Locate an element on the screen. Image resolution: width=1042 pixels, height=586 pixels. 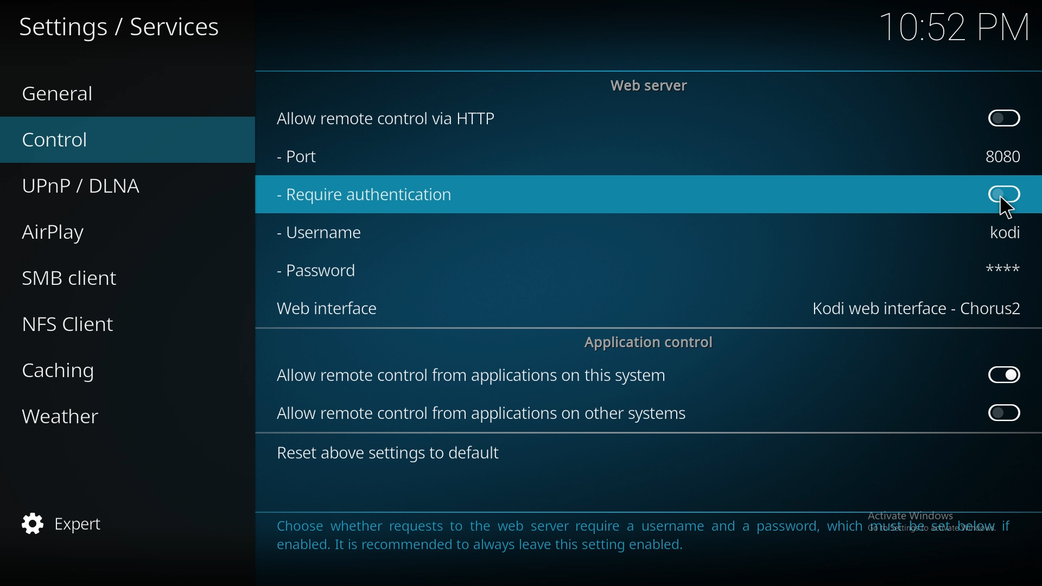
toggle is located at coordinates (1003, 118).